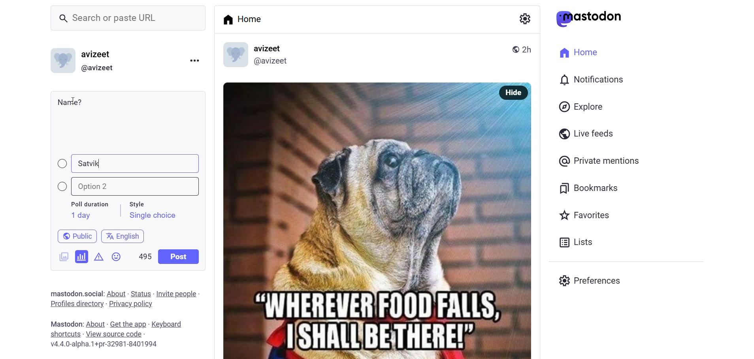  What do you see at coordinates (92, 294) in the screenshot?
I see `social` at bounding box center [92, 294].